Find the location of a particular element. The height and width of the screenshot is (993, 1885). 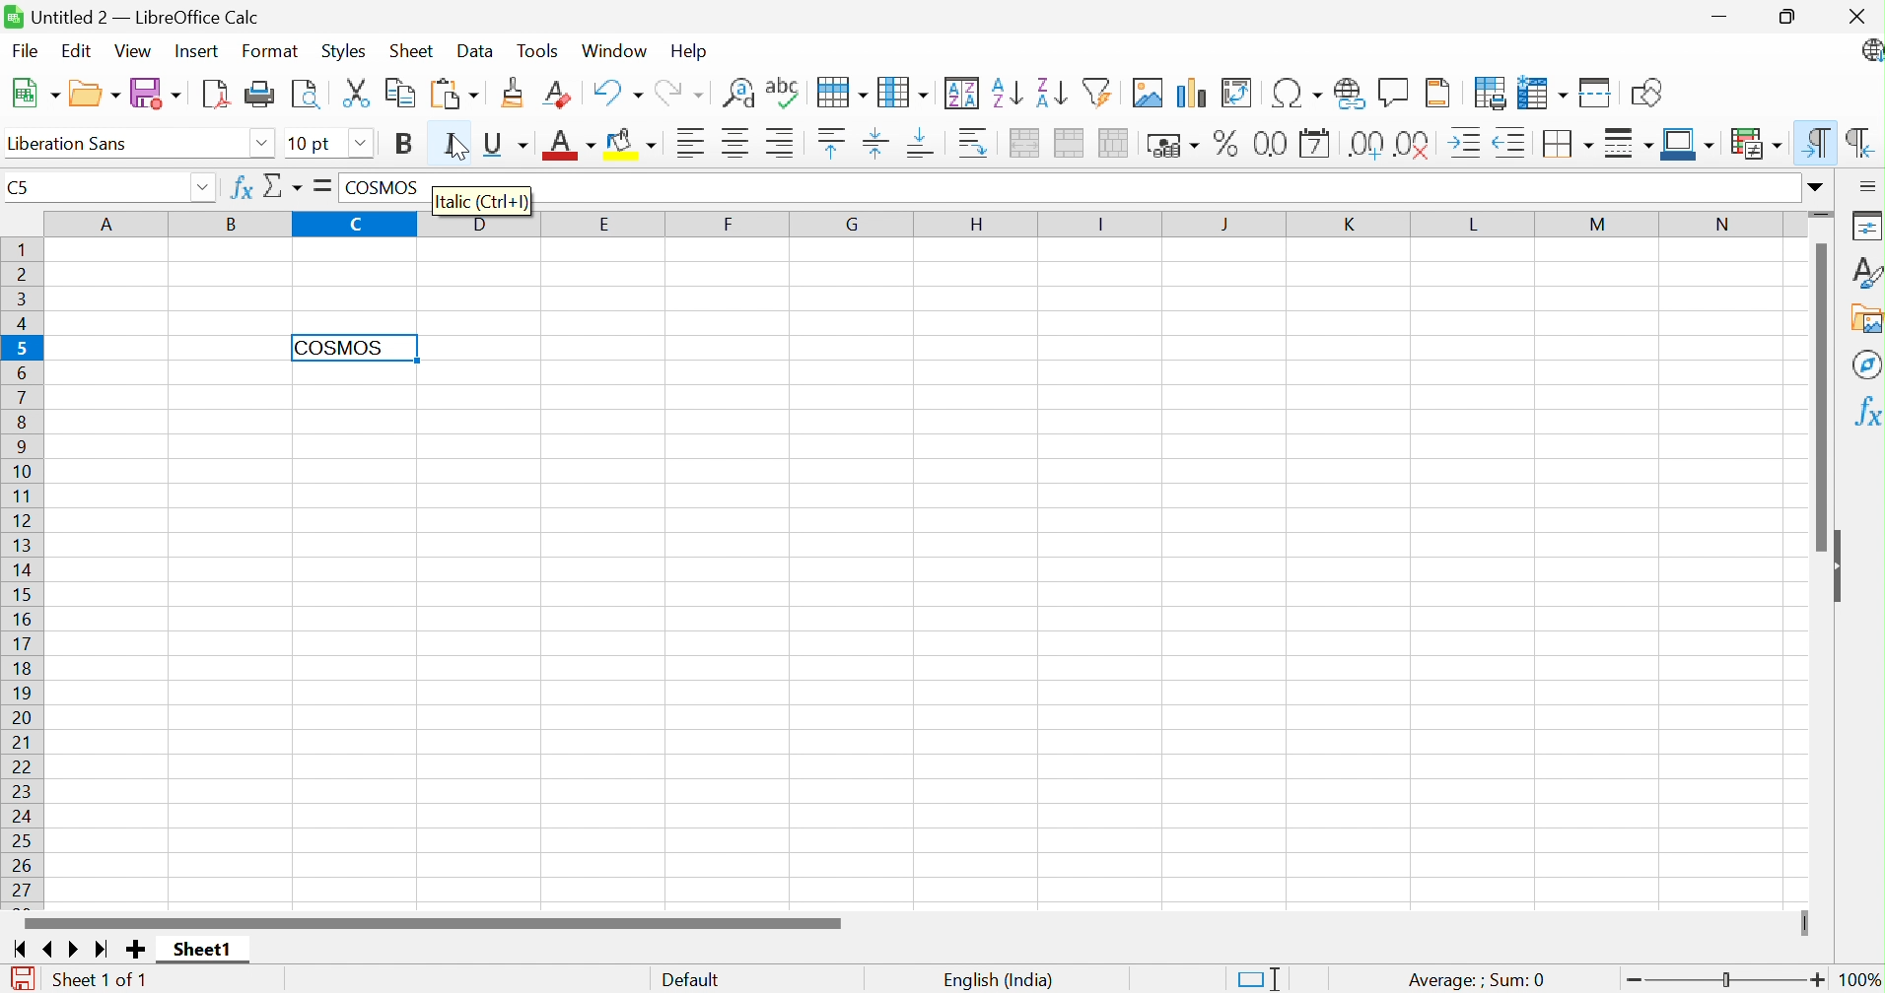

Italic (Ctrl+I) is located at coordinates (478, 201).